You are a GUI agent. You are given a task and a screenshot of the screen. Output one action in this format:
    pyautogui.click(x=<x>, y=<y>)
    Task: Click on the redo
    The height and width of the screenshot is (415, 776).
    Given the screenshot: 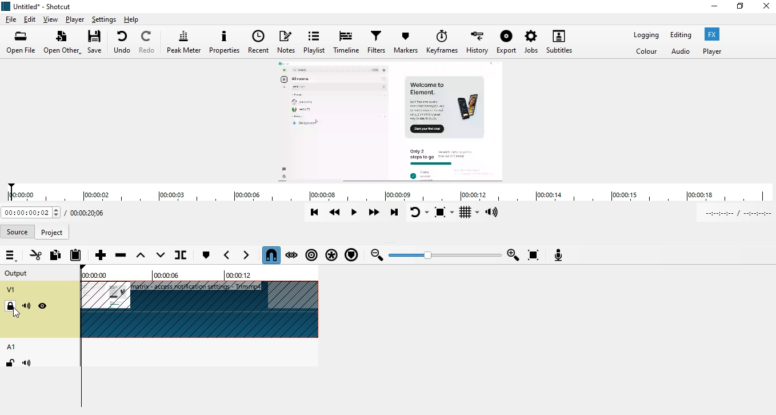 What is the action you would take?
    pyautogui.click(x=147, y=42)
    